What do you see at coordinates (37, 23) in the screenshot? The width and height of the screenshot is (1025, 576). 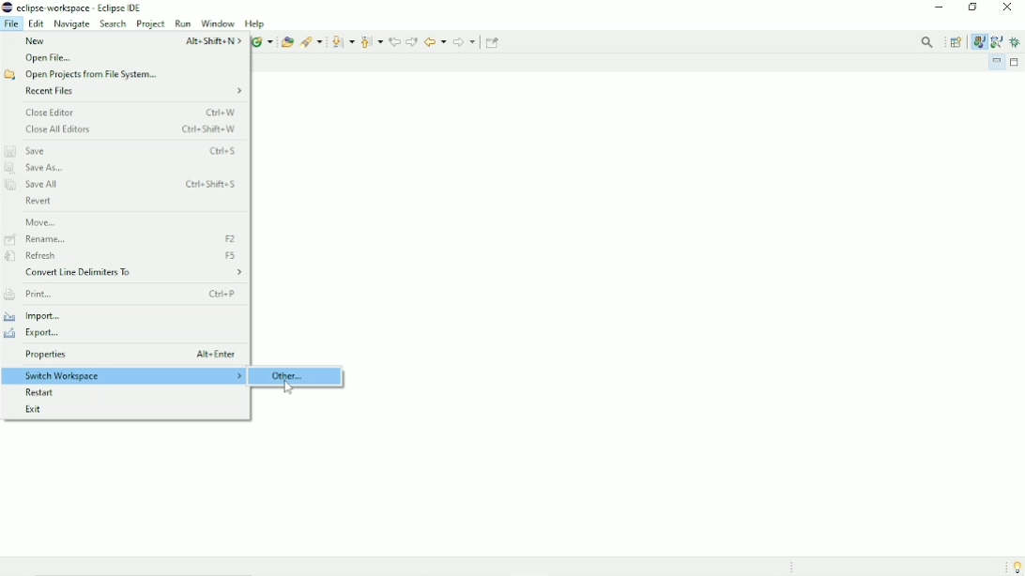 I see `Edit` at bounding box center [37, 23].